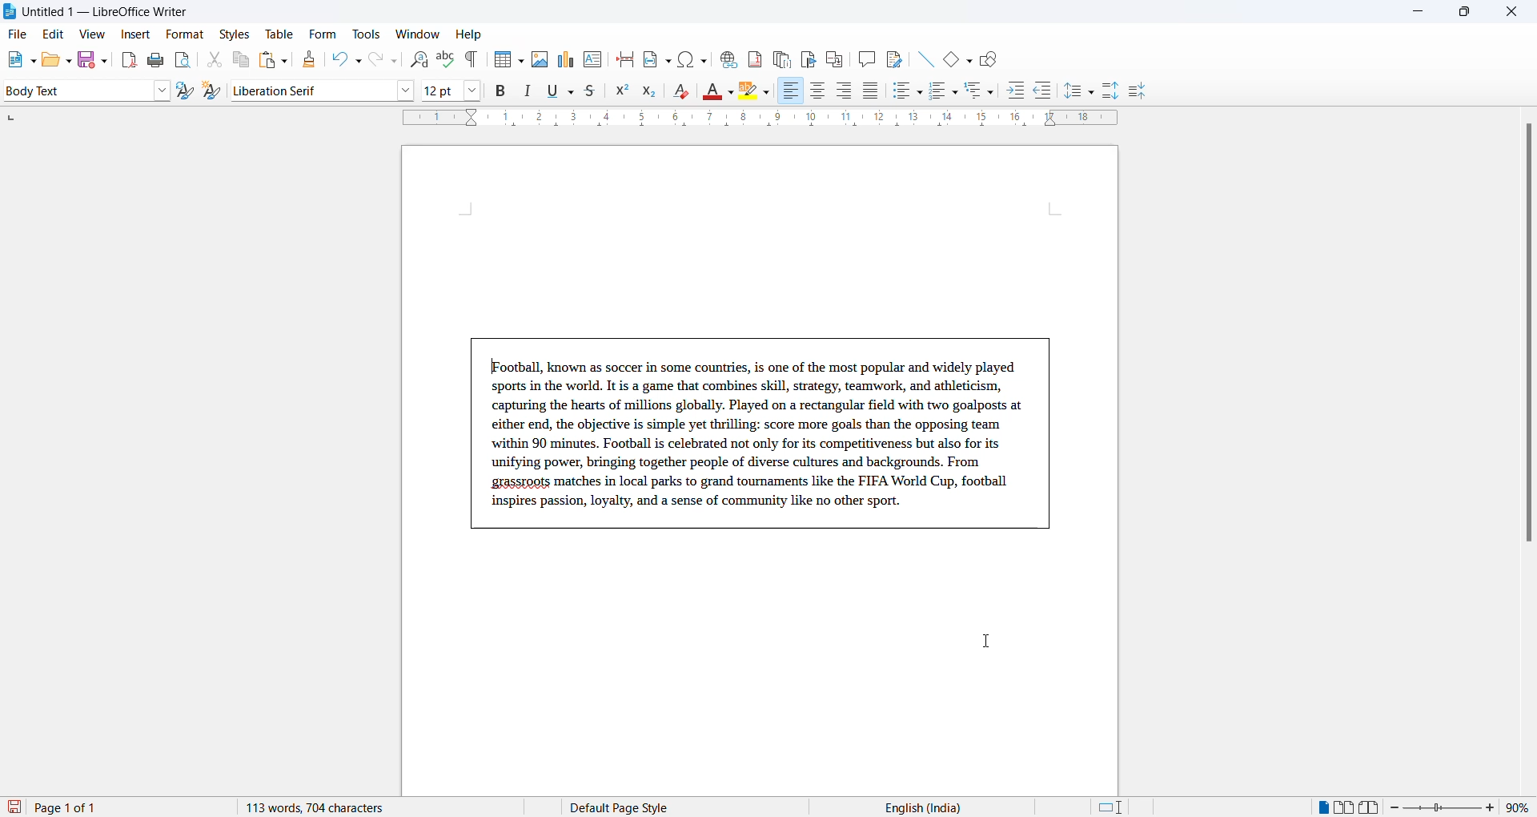 The width and height of the screenshot is (1537, 817). What do you see at coordinates (1464, 14) in the screenshot?
I see `maximize` at bounding box center [1464, 14].